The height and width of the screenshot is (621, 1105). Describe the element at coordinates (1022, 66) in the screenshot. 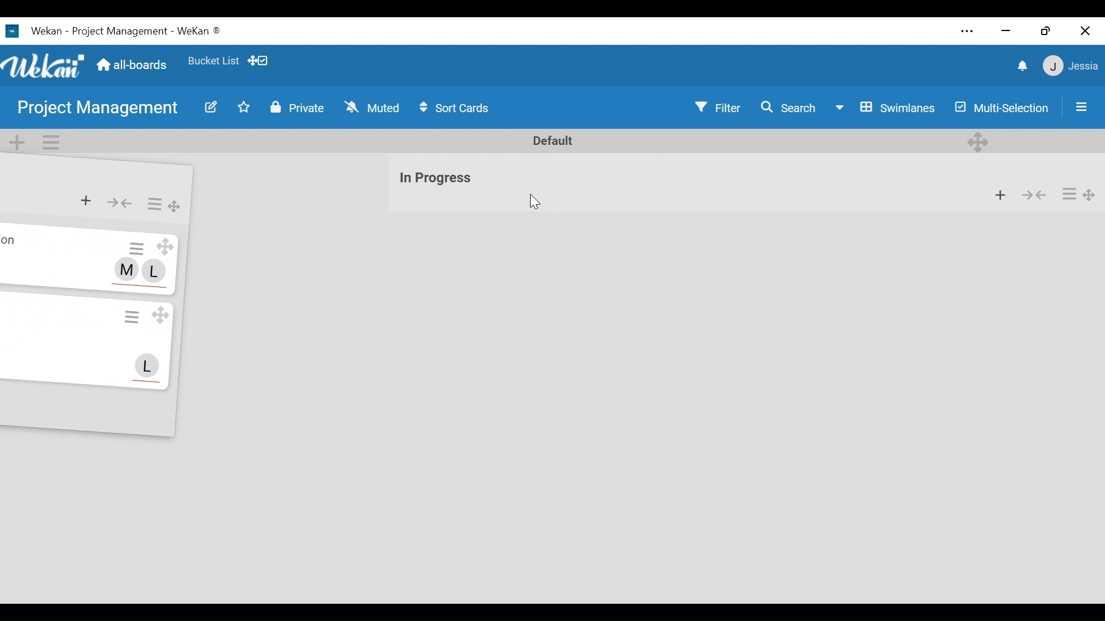

I see `notifications` at that location.